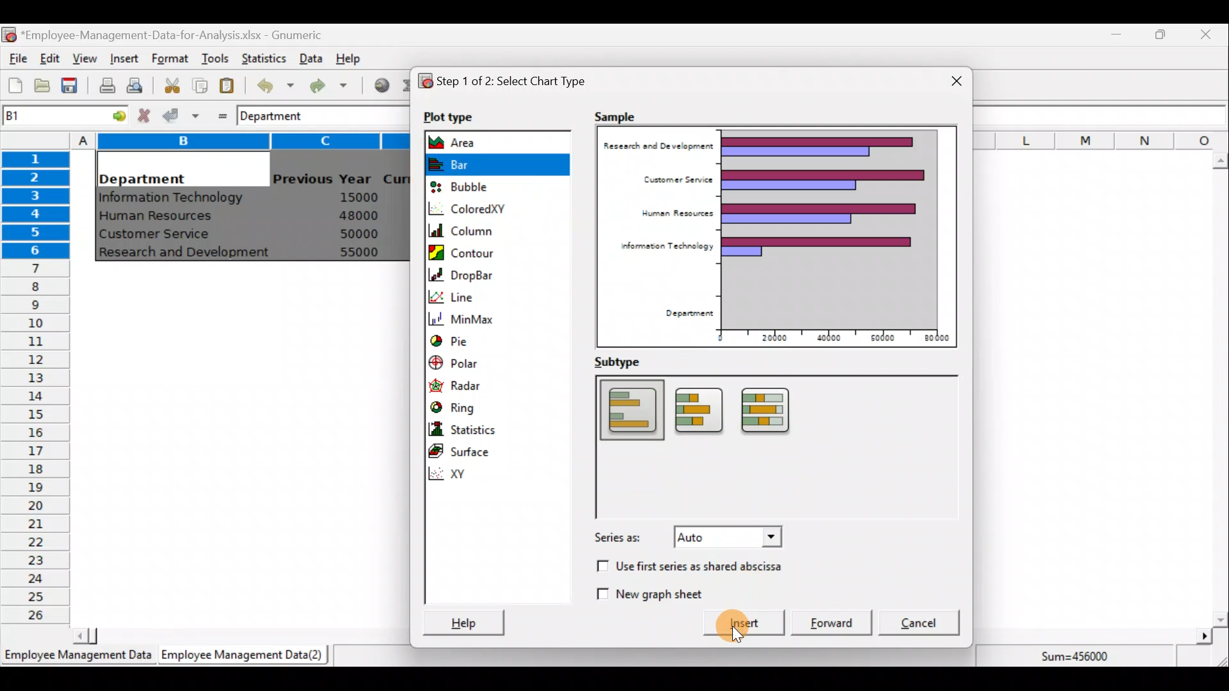  What do you see at coordinates (45, 87) in the screenshot?
I see `Open a file` at bounding box center [45, 87].